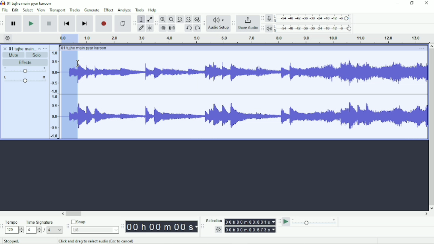  What do you see at coordinates (310, 28) in the screenshot?
I see `Playback Meter` at bounding box center [310, 28].